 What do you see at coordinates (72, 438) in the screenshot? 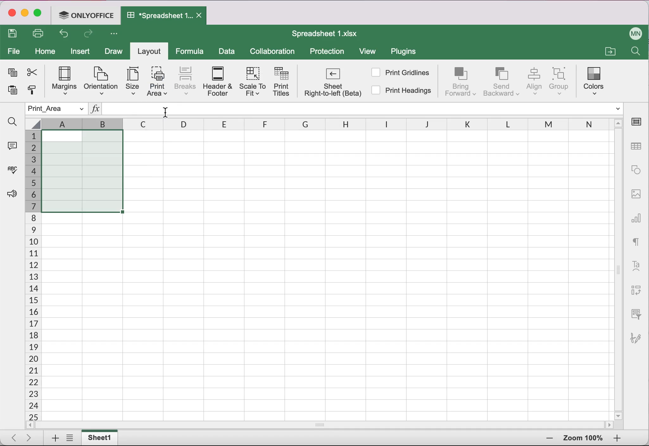
I see `list of sheets` at bounding box center [72, 438].